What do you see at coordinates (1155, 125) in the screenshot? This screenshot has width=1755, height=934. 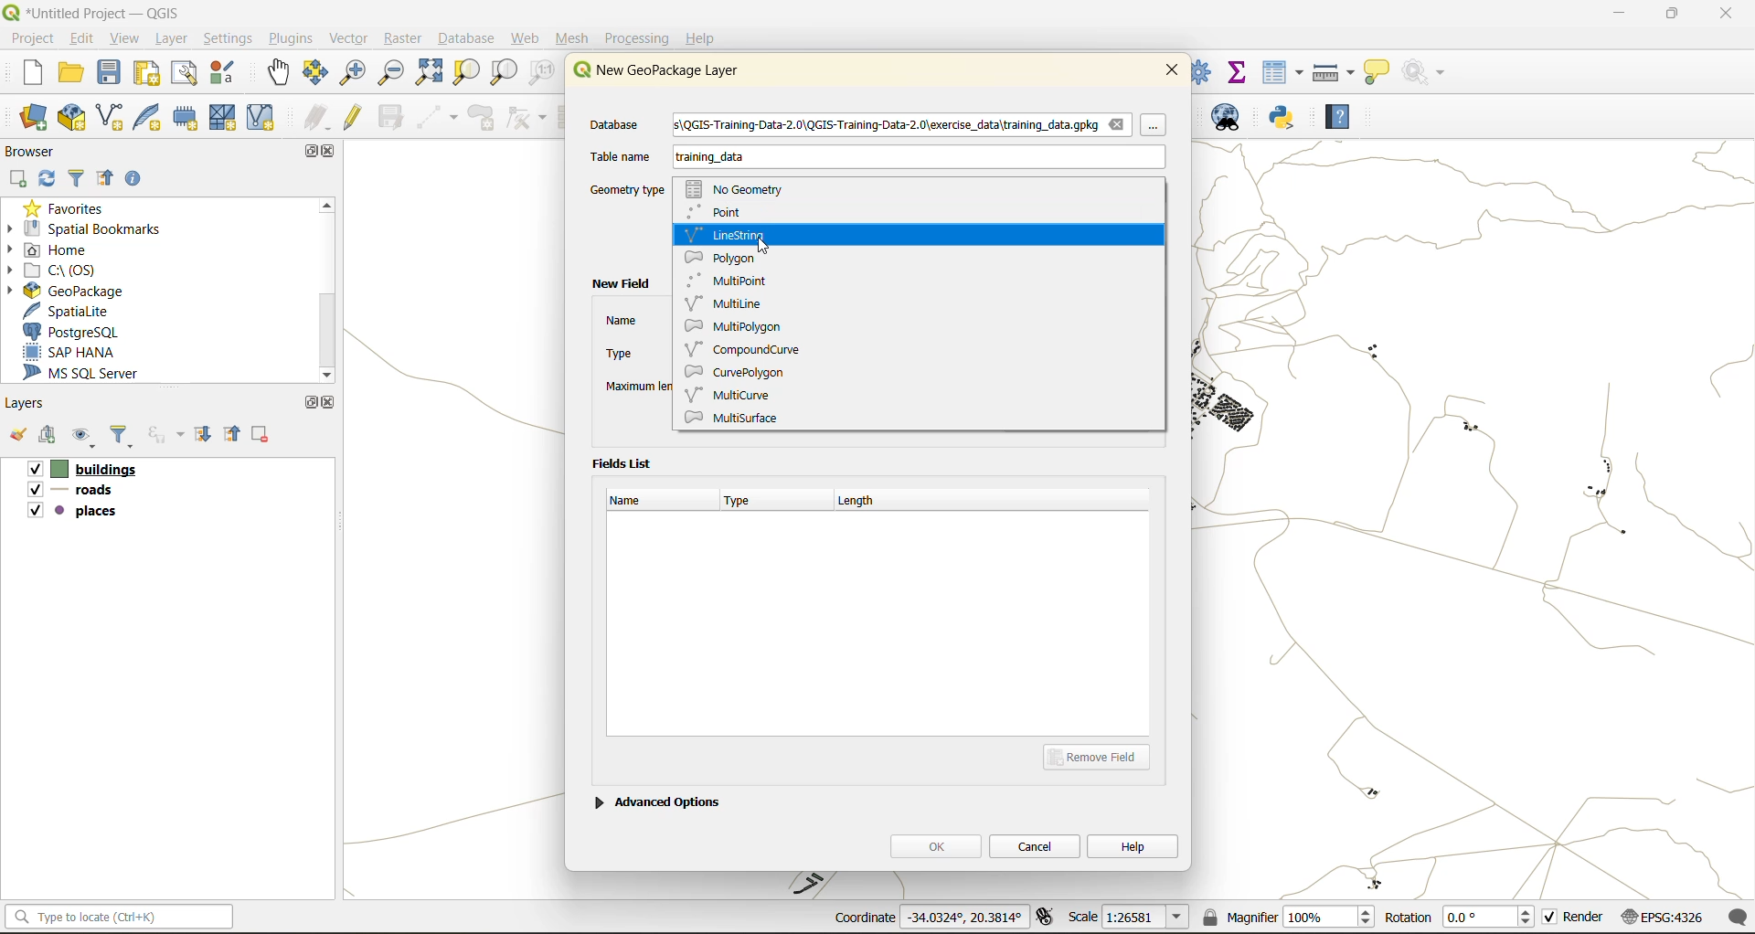 I see `Pointer` at bounding box center [1155, 125].